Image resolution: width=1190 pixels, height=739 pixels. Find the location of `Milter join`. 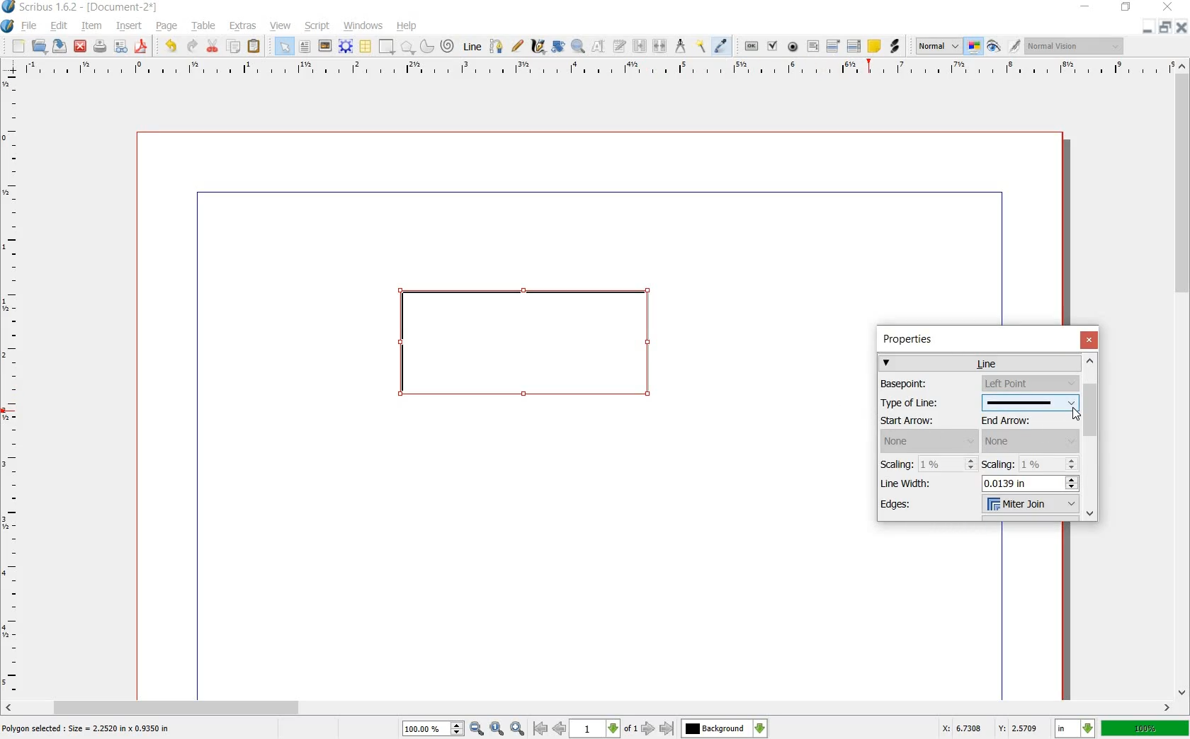

Milter join is located at coordinates (1029, 505).